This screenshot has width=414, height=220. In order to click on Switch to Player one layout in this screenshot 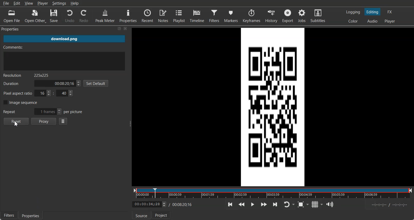, I will do `click(390, 21)`.